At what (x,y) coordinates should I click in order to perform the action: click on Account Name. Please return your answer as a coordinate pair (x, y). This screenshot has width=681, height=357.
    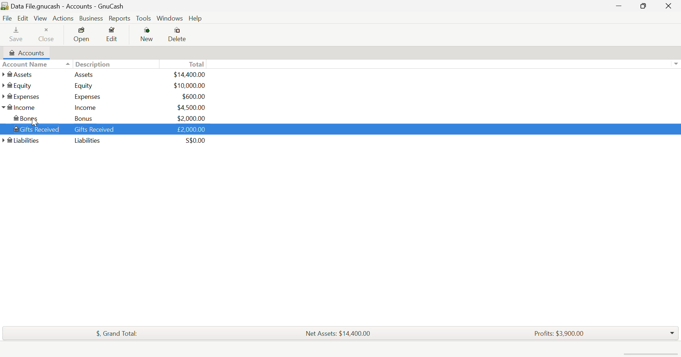
    Looking at the image, I should click on (25, 64).